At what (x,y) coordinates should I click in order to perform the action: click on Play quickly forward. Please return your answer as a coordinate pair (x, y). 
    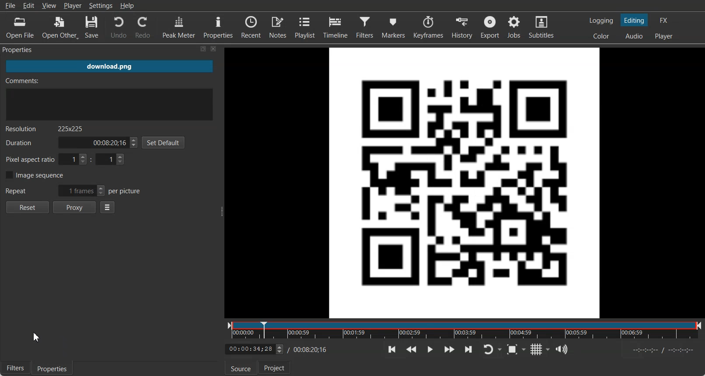
    Looking at the image, I should click on (449, 349).